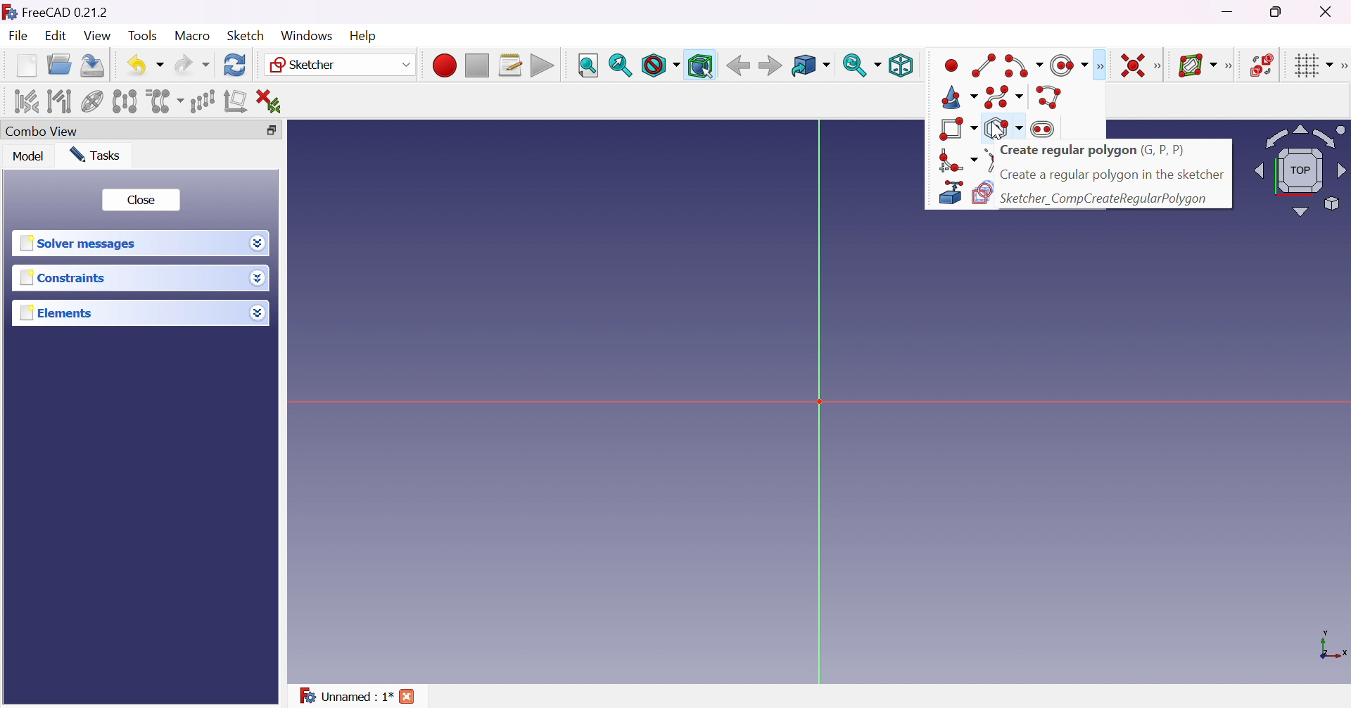 The height and width of the screenshot is (708, 1351). What do you see at coordinates (1076, 66) in the screenshot?
I see `Create point` at bounding box center [1076, 66].